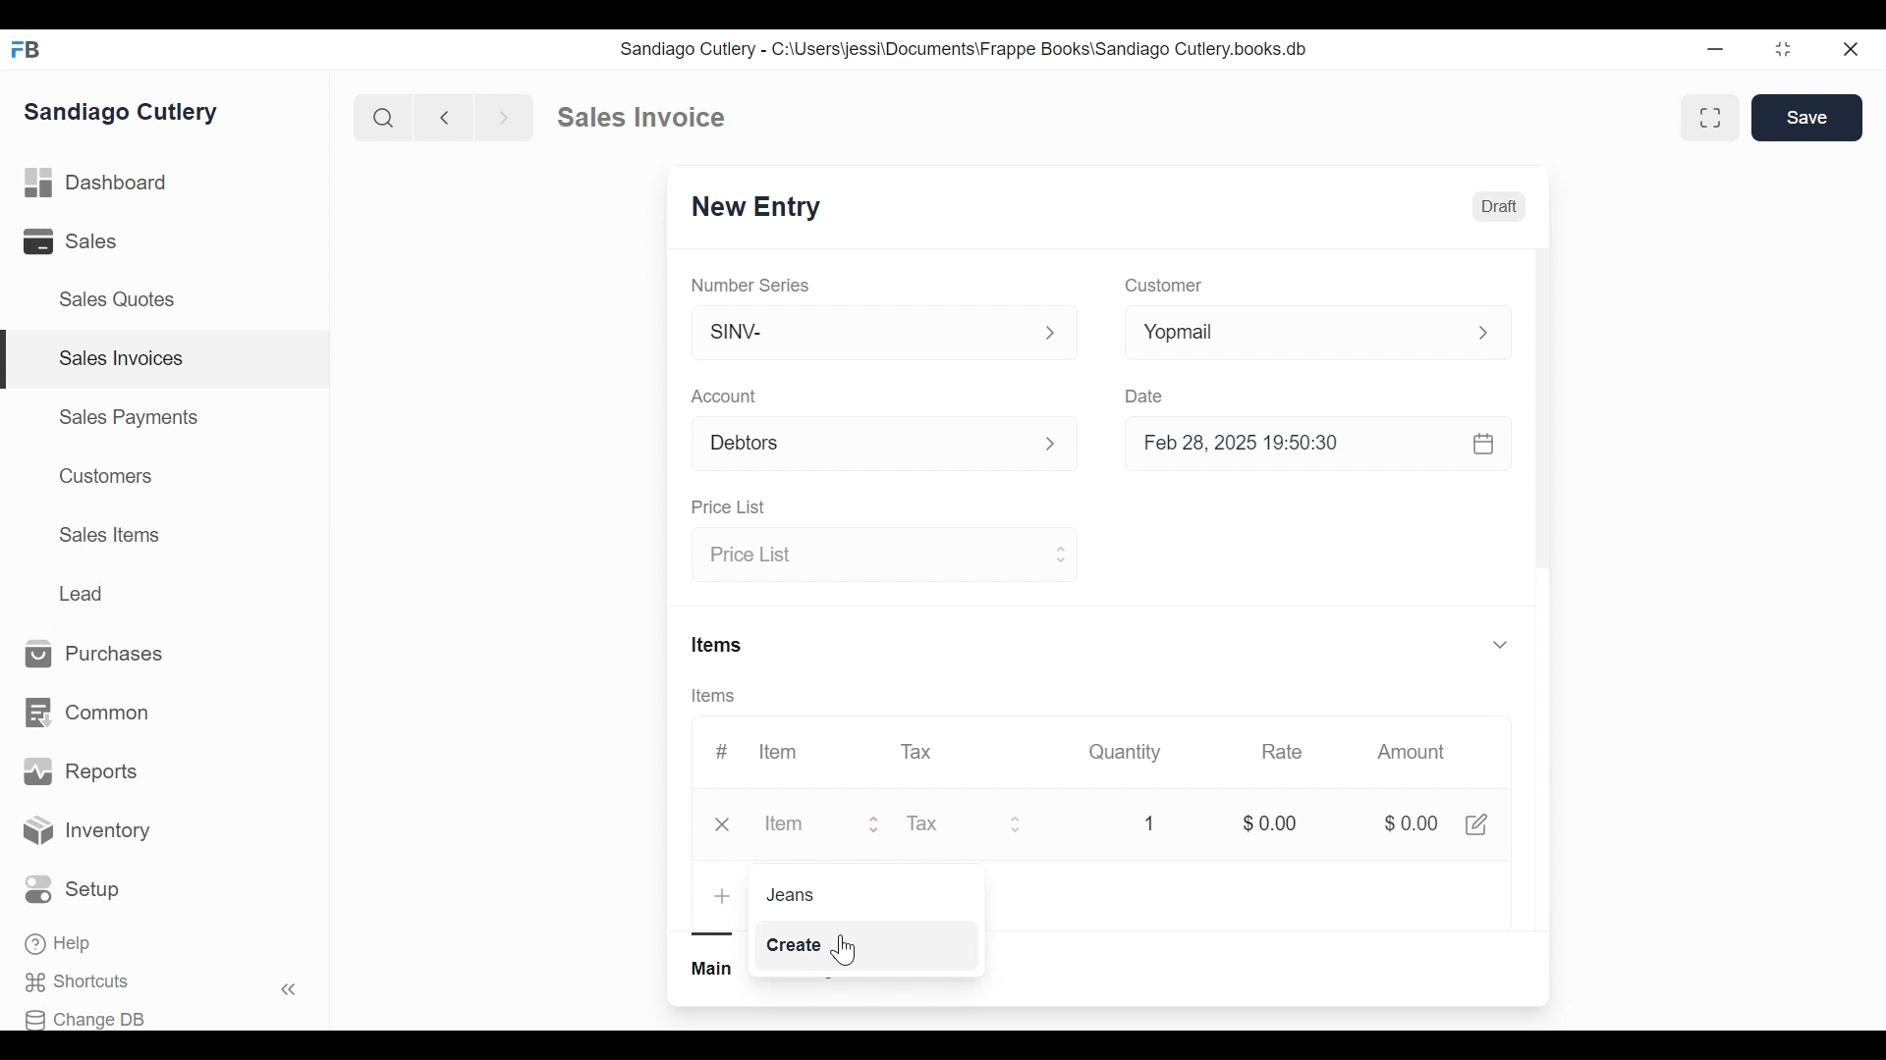 This screenshot has width=1886, height=1060. I want to click on Sales, so click(74, 240).